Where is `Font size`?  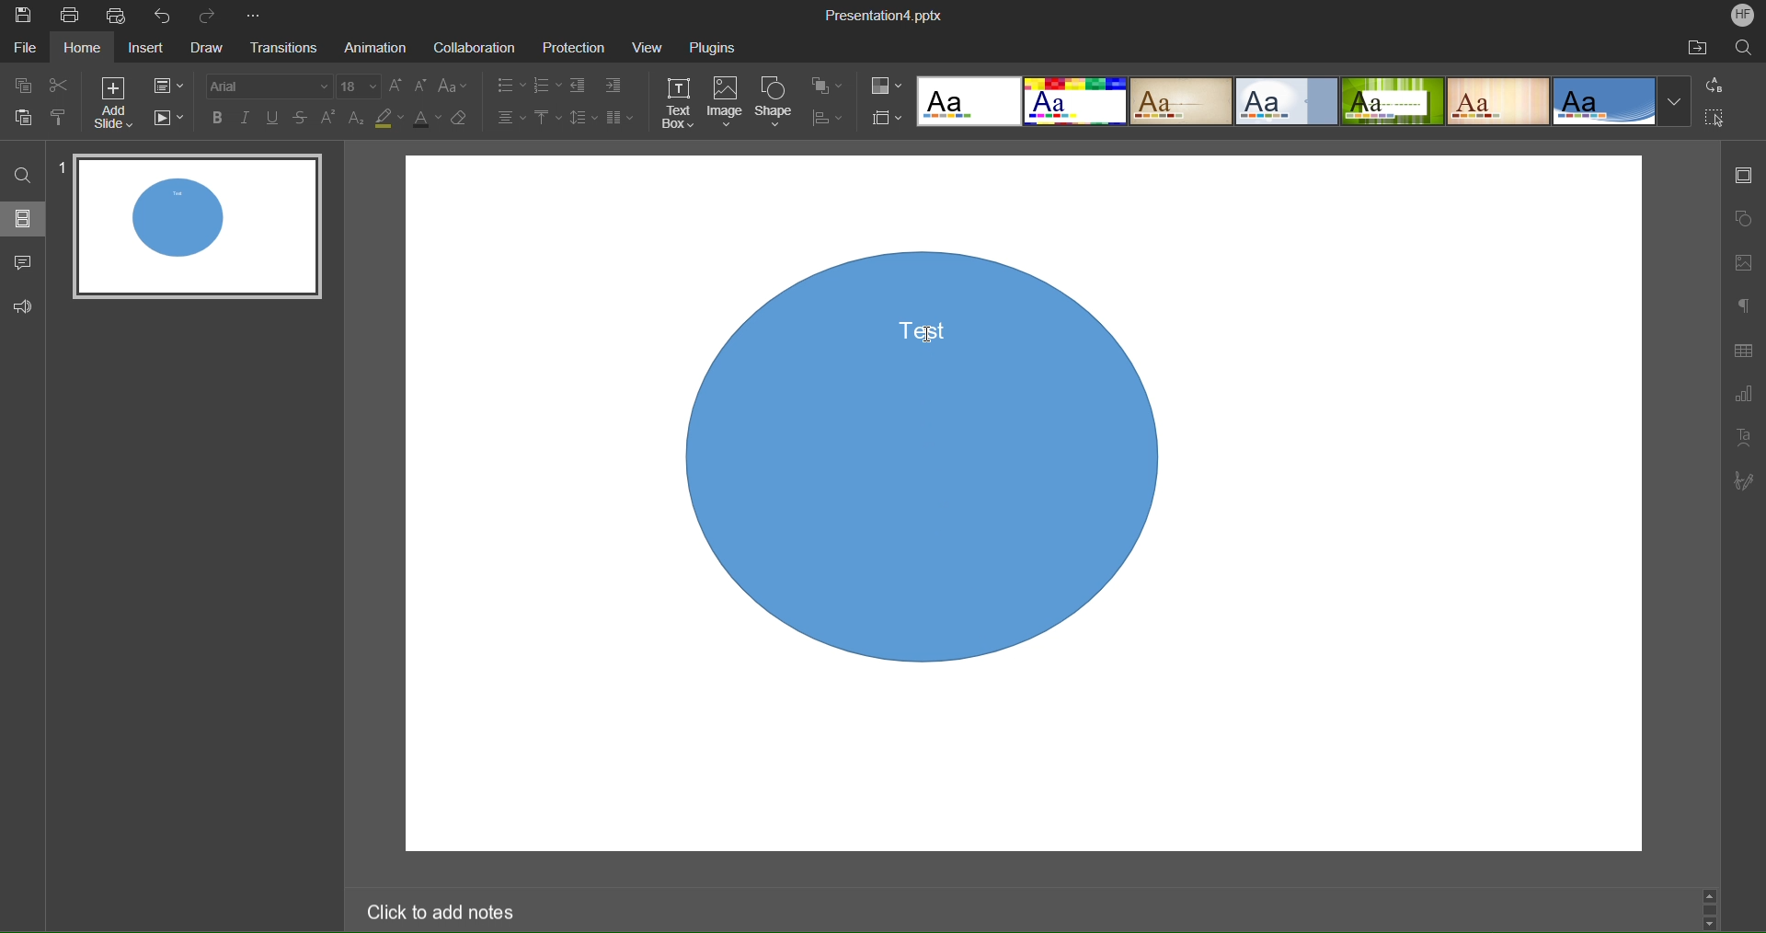
Font size is located at coordinates (361, 86).